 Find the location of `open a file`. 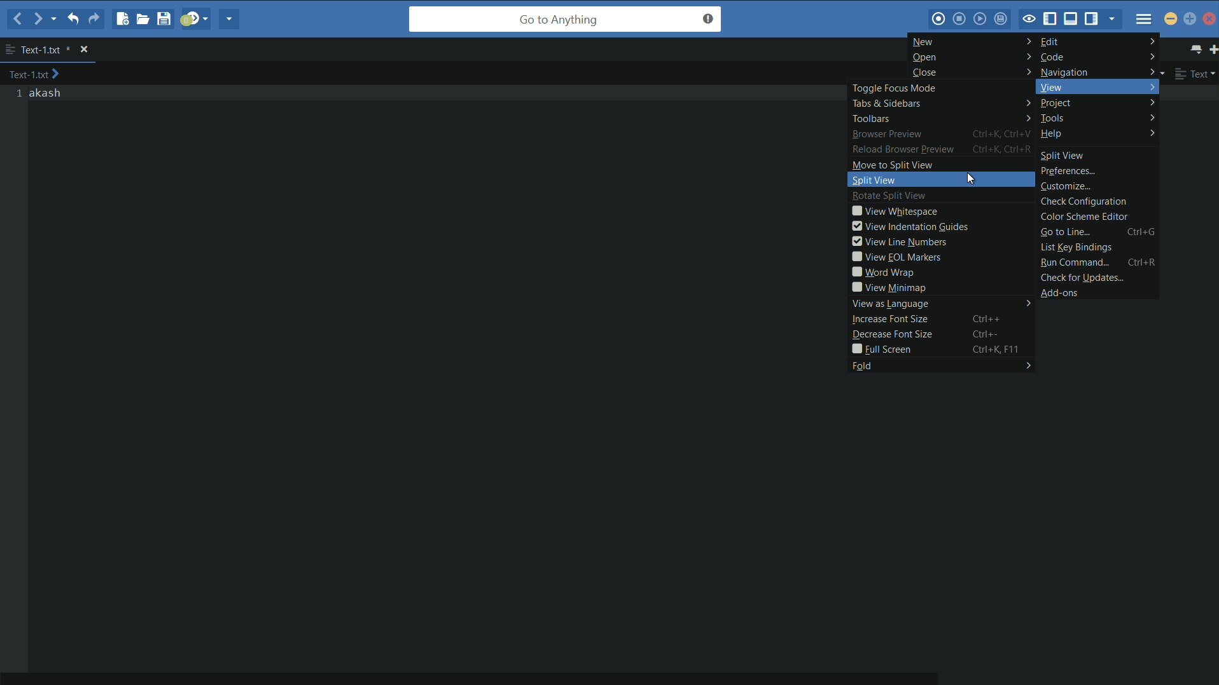

open a file is located at coordinates (144, 18).